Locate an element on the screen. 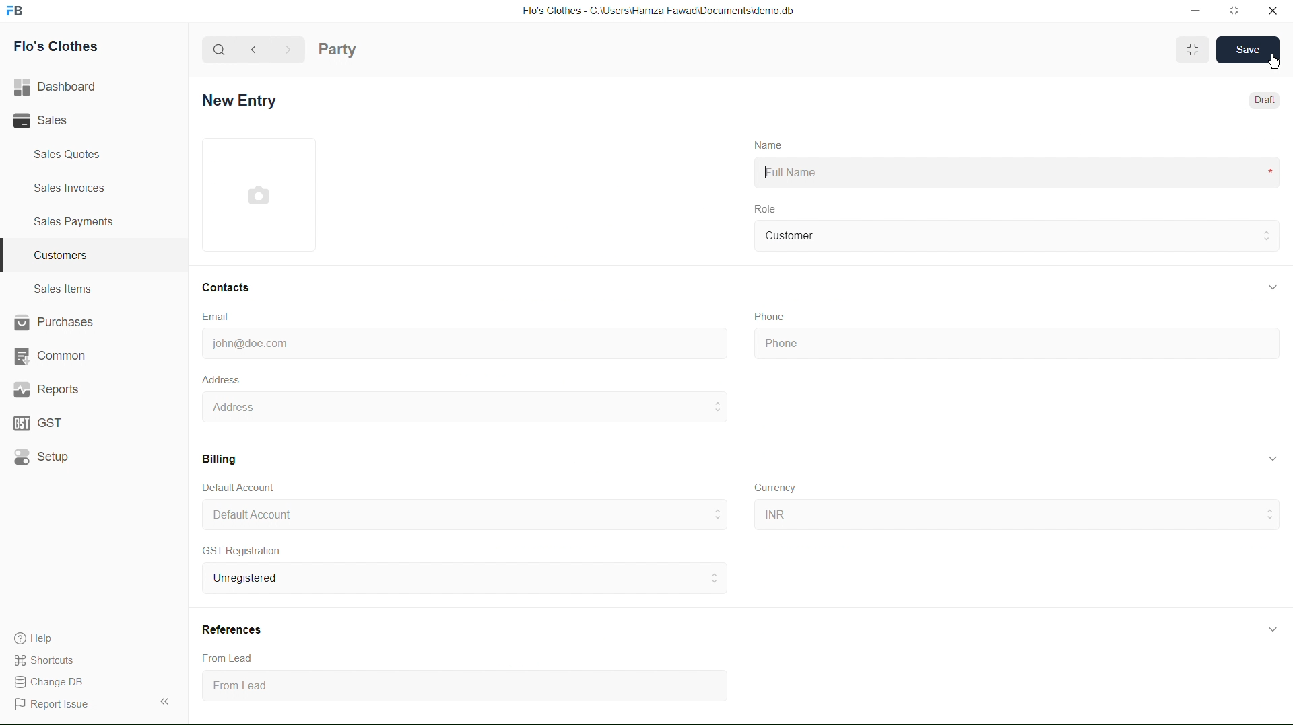 This screenshot has width=1293, height=725. Dashboard is located at coordinates (60, 85).